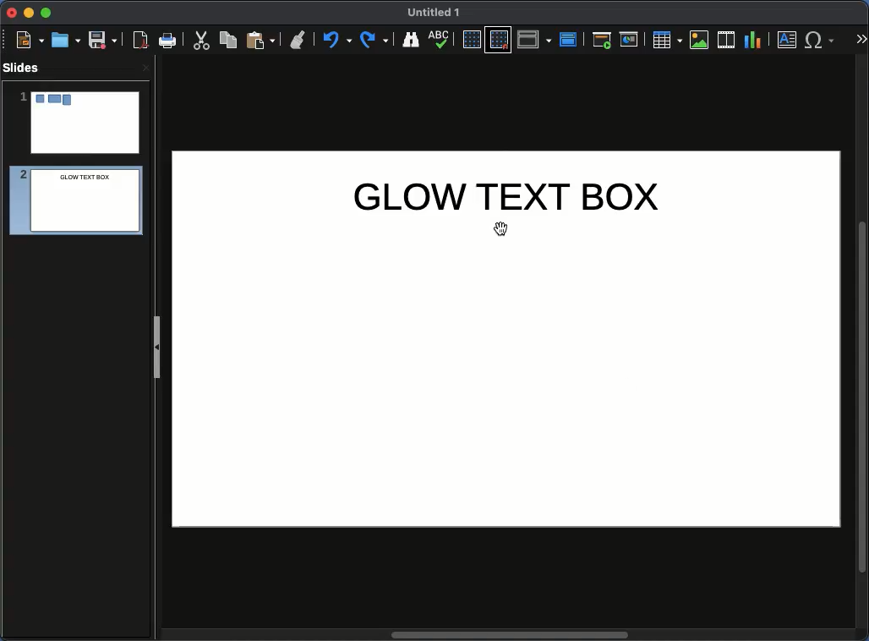  I want to click on Scroll, so click(864, 349).